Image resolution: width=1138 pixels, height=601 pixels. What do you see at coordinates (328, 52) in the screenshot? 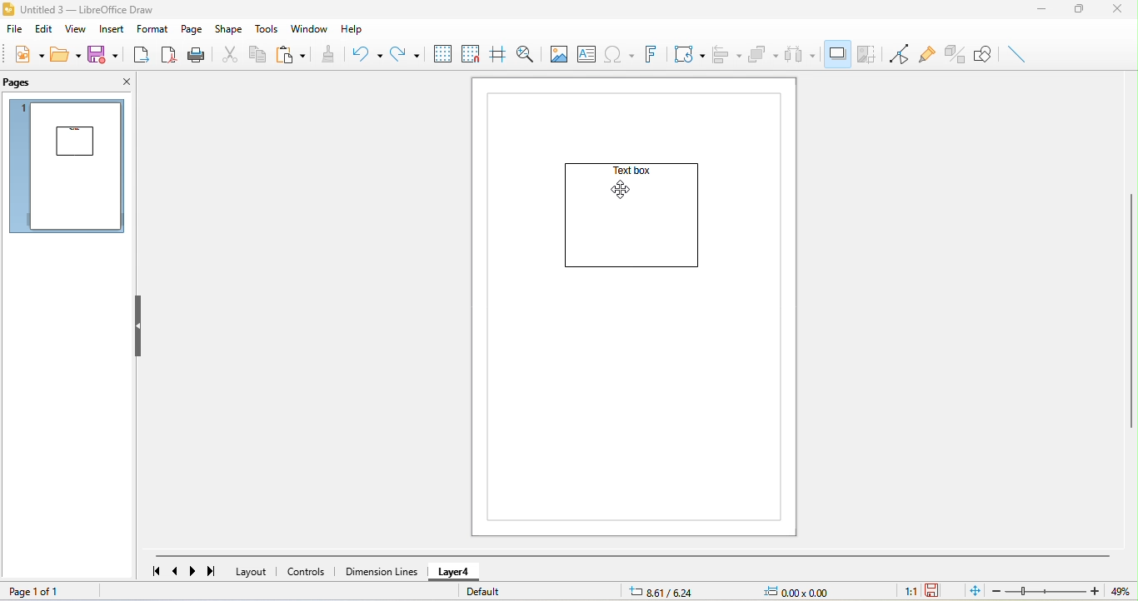
I see `clone formatting` at bounding box center [328, 52].